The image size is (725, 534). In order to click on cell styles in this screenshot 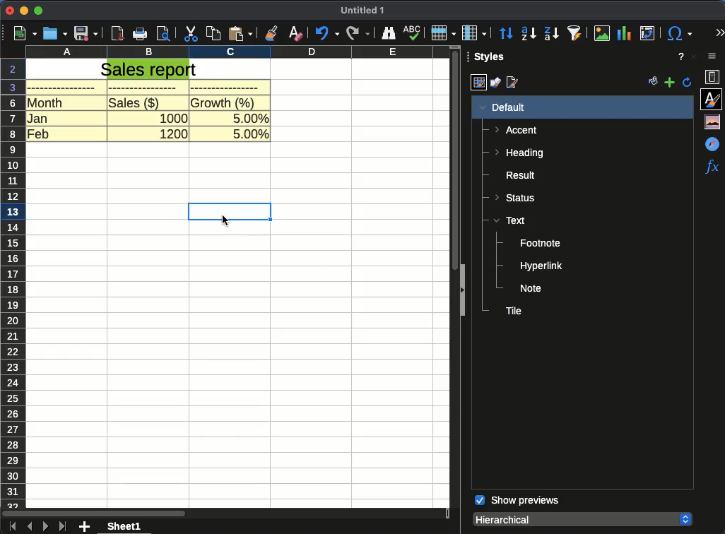, I will do `click(478, 83)`.